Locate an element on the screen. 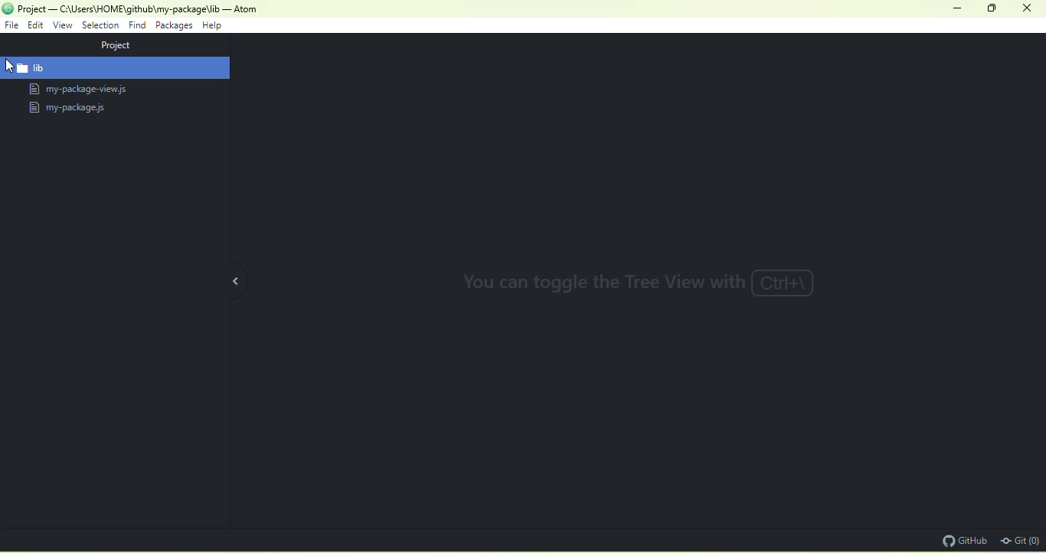  collapse is located at coordinates (235, 278).